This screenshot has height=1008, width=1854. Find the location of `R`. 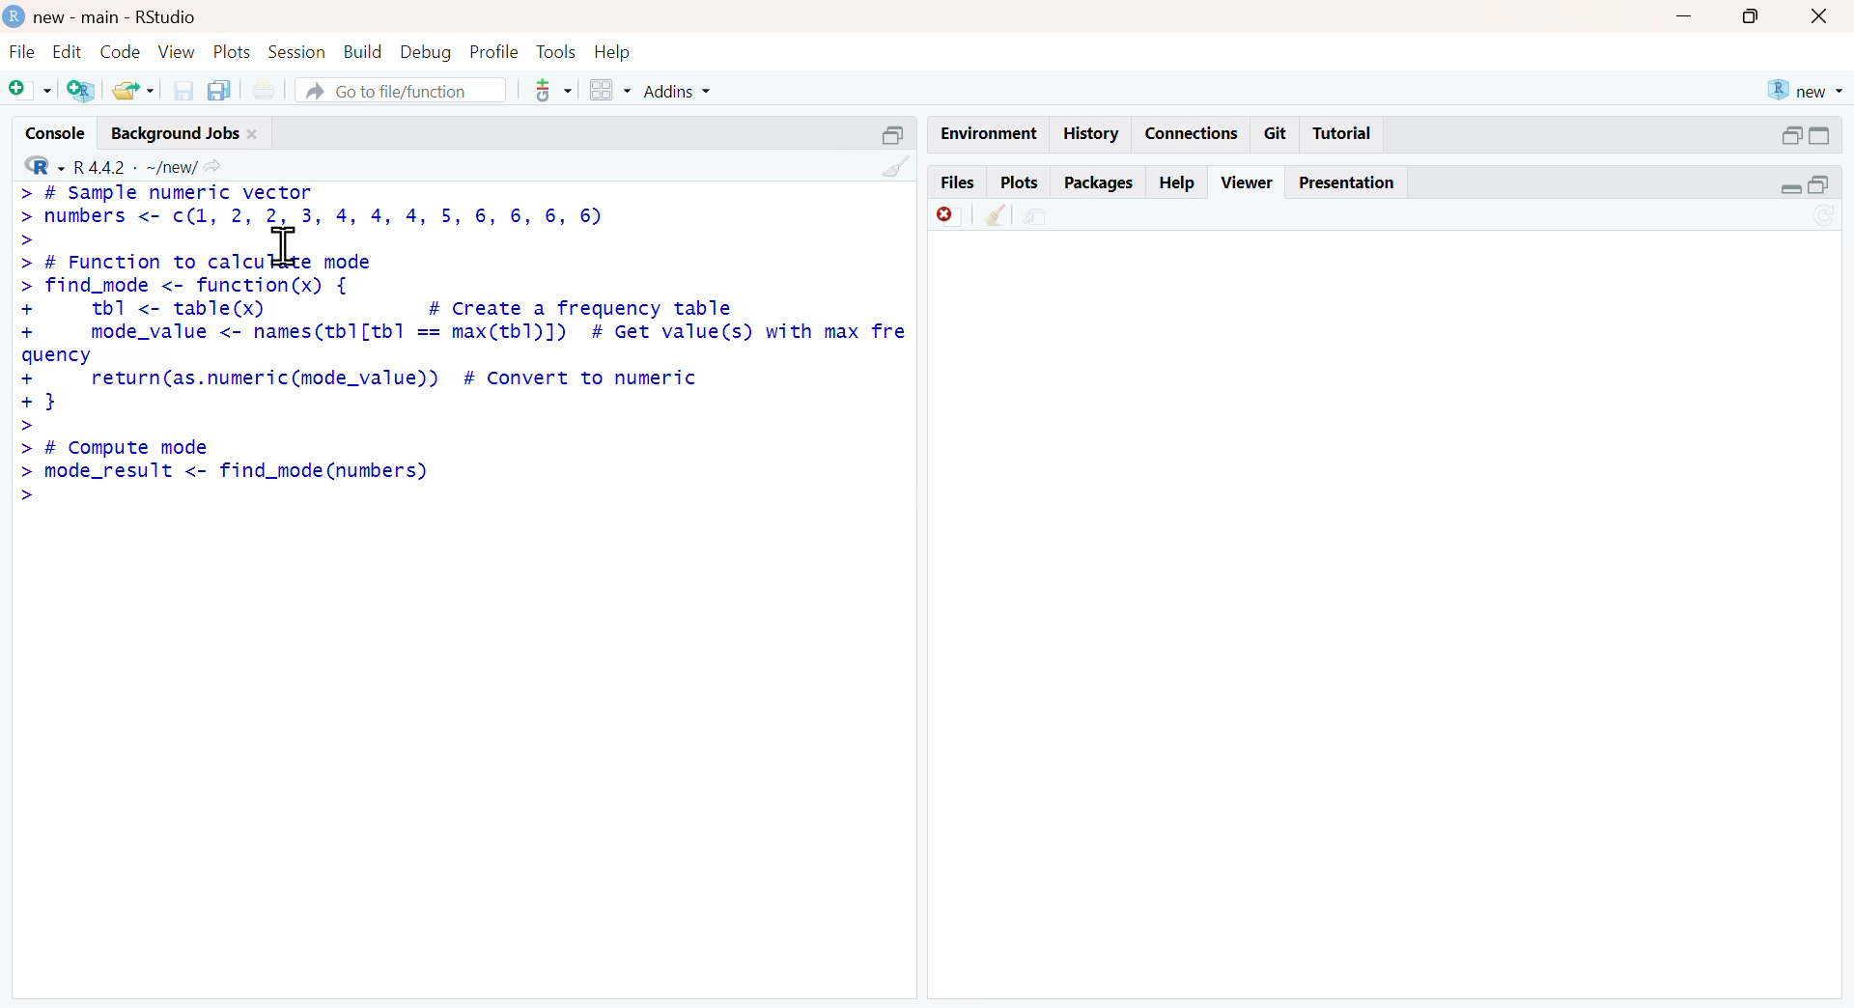

R is located at coordinates (44, 166).